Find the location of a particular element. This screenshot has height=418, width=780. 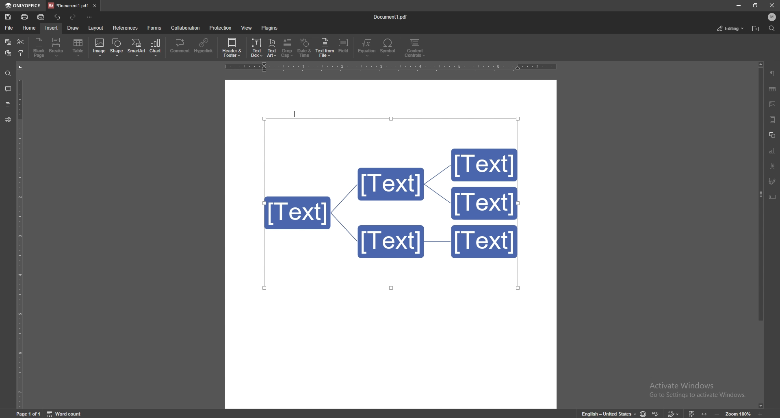

change text language is located at coordinates (608, 413).